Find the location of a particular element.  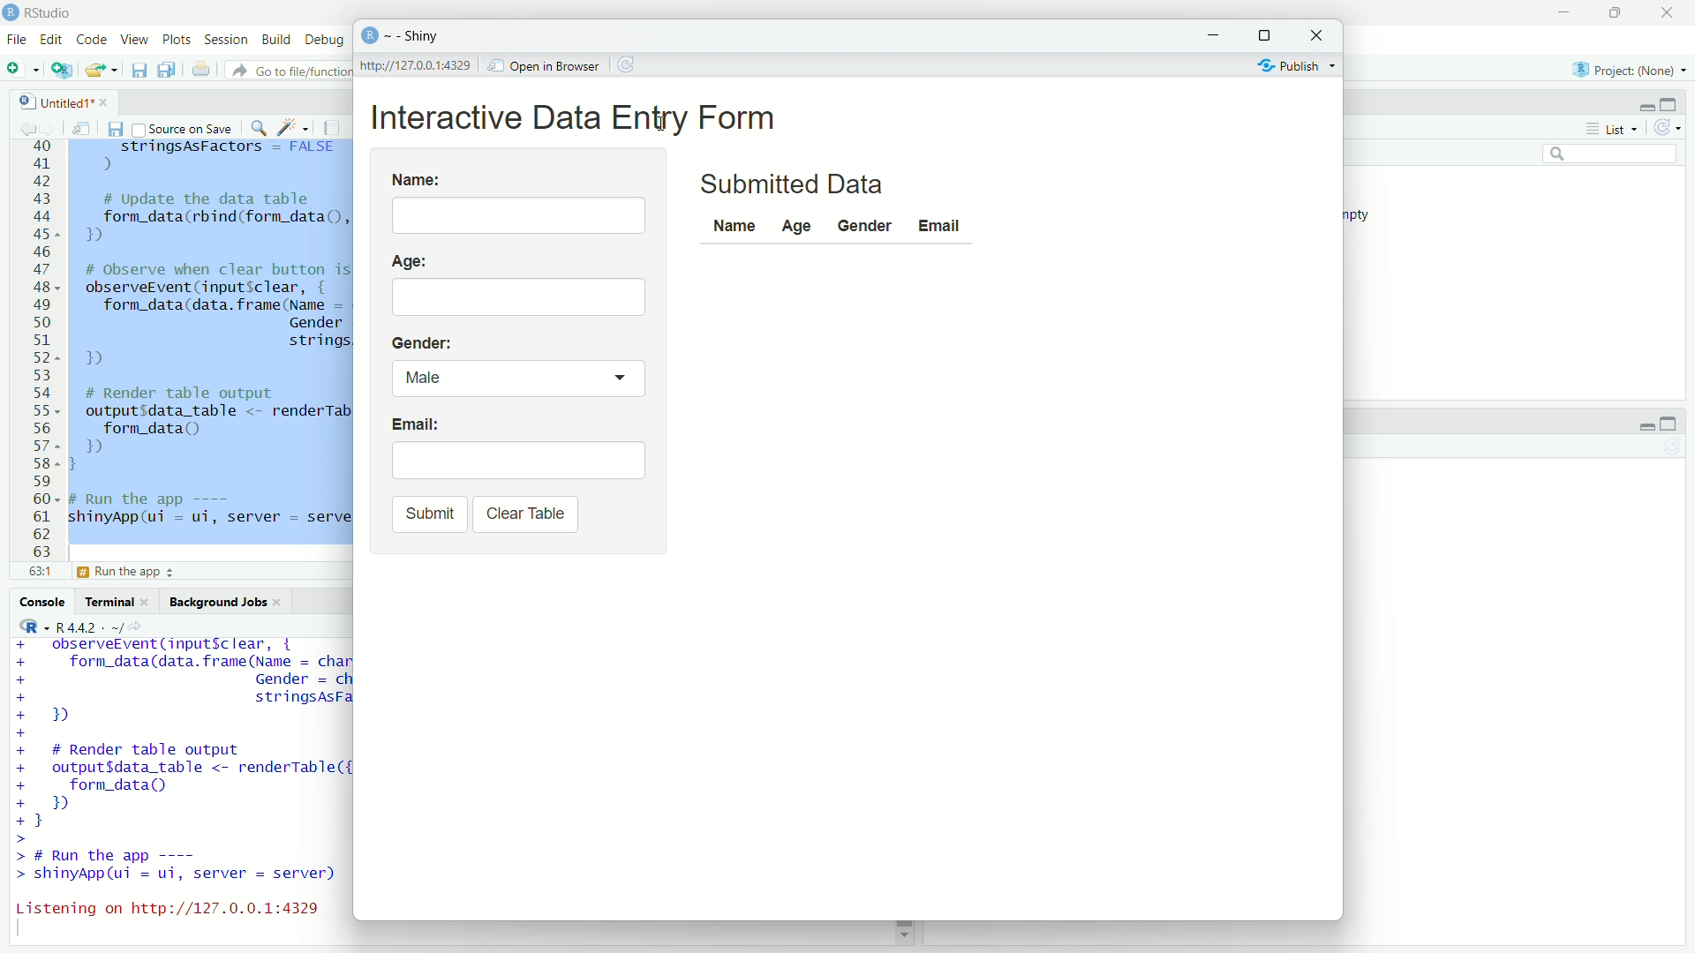

input field for email is located at coordinates (518, 460).